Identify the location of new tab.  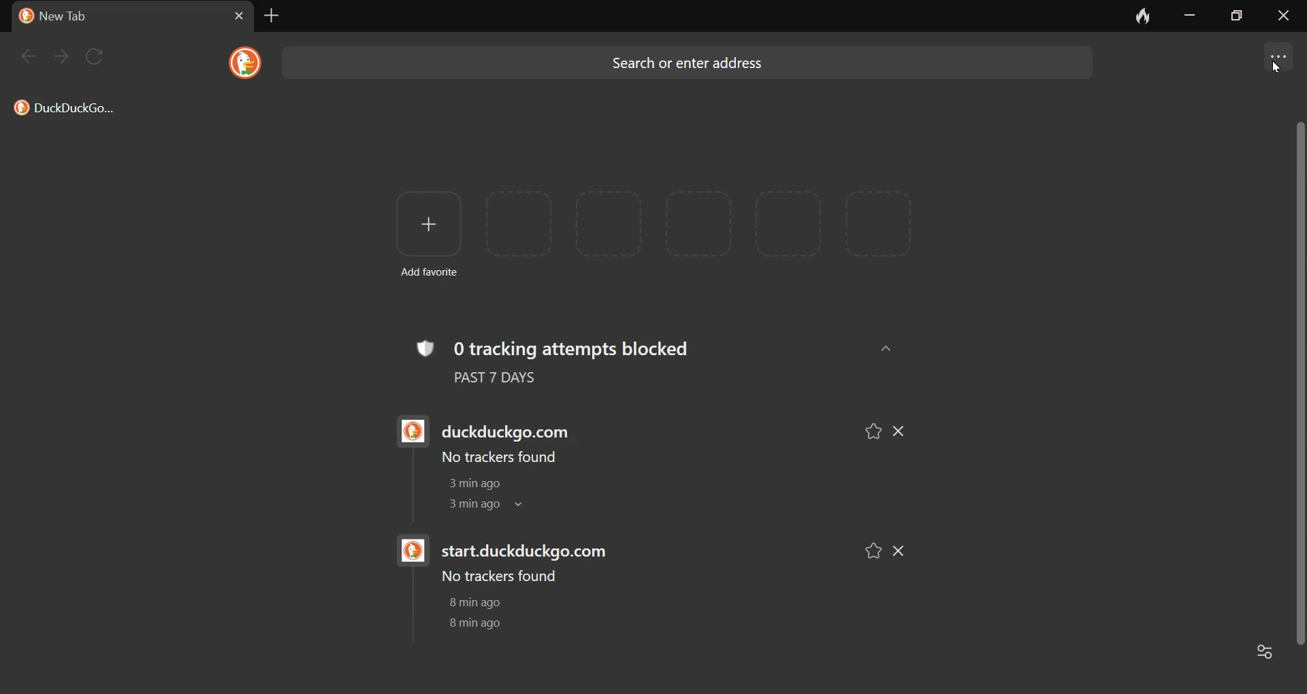
(69, 18).